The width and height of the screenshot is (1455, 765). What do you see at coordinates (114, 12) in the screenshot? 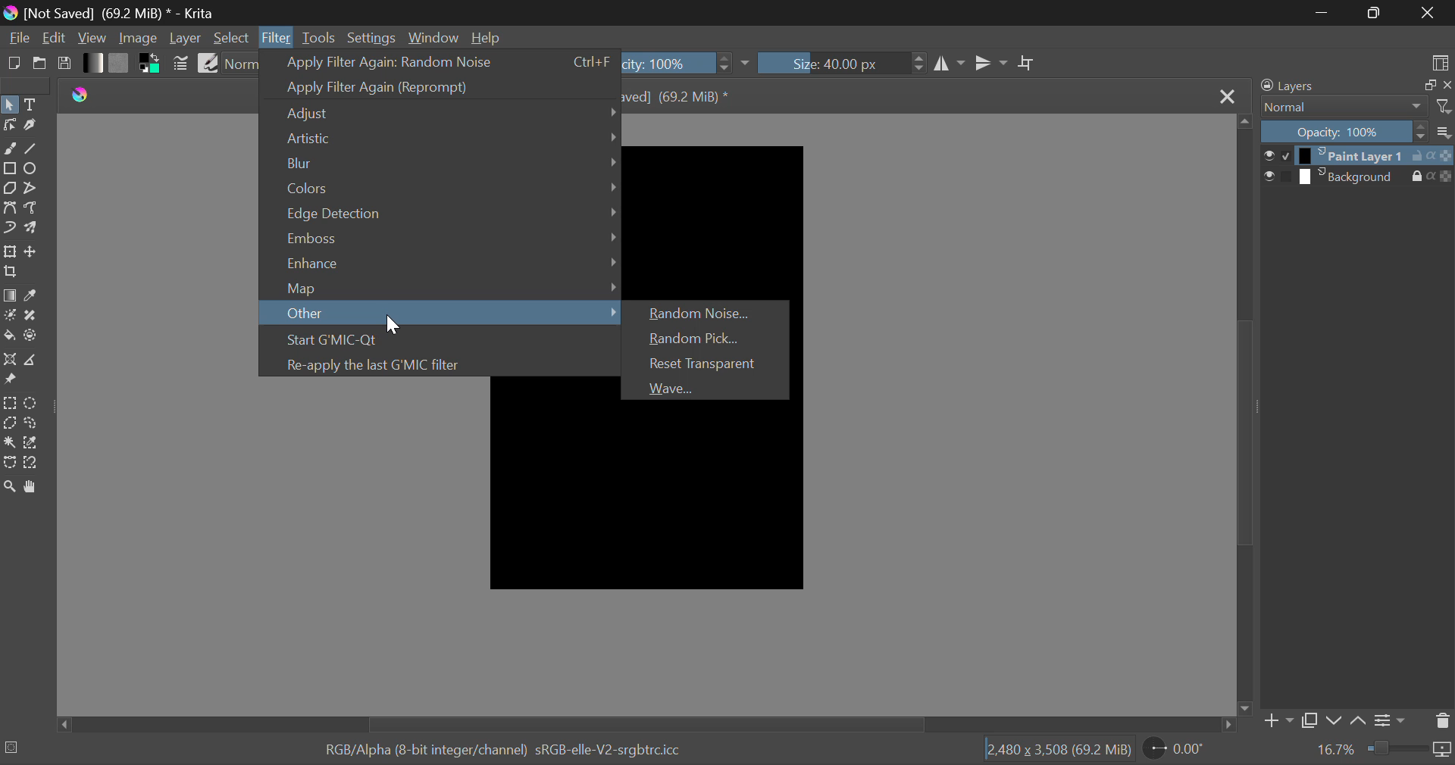
I see `[not saved] (69.2 mib)* - krita` at bounding box center [114, 12].